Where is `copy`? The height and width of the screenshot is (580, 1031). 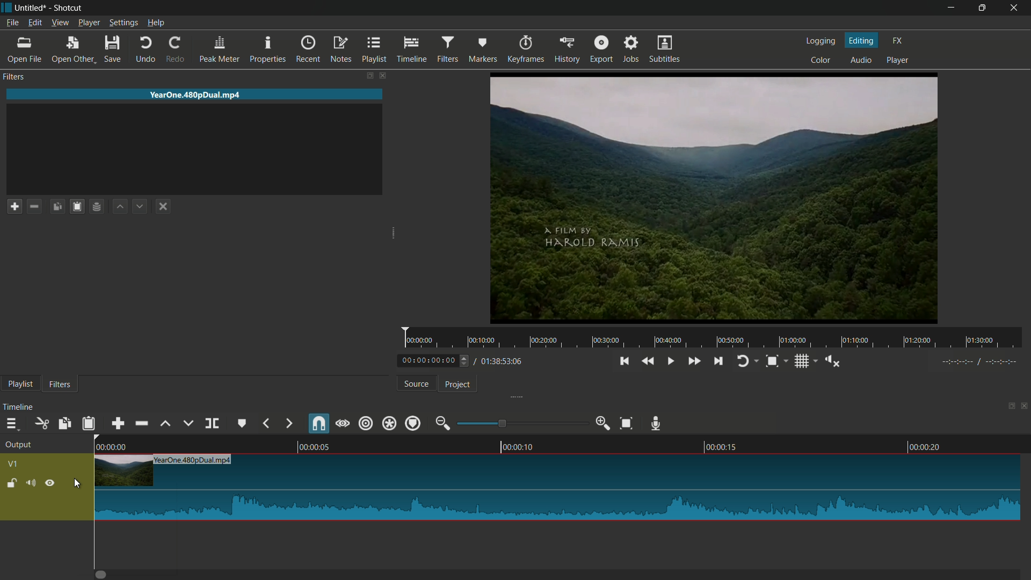 copy is located at coordinates (66, 424).